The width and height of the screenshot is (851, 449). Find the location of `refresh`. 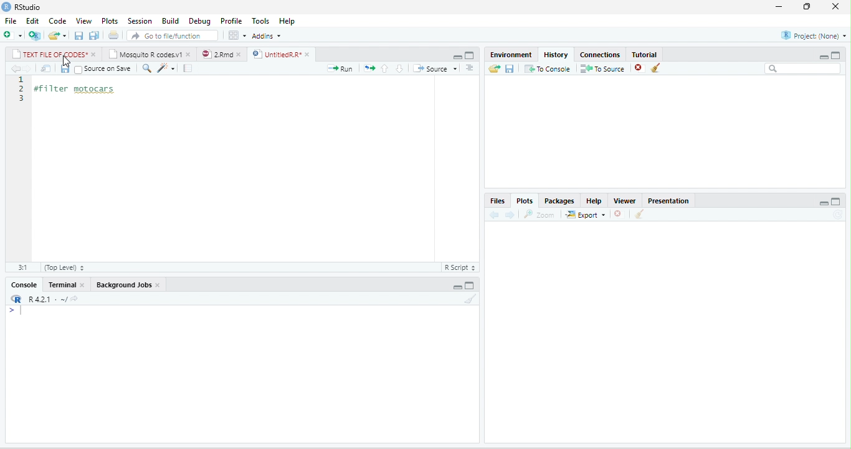

refresh is located at coordinates (838, 215).